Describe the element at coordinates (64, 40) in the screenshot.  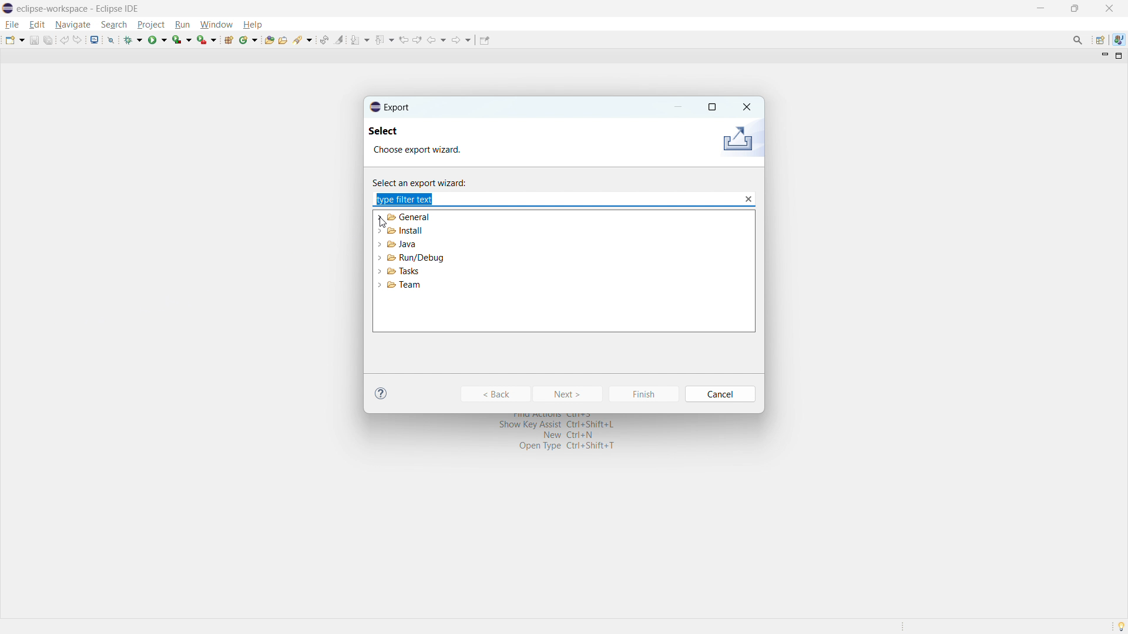
I see `undo` at that location.